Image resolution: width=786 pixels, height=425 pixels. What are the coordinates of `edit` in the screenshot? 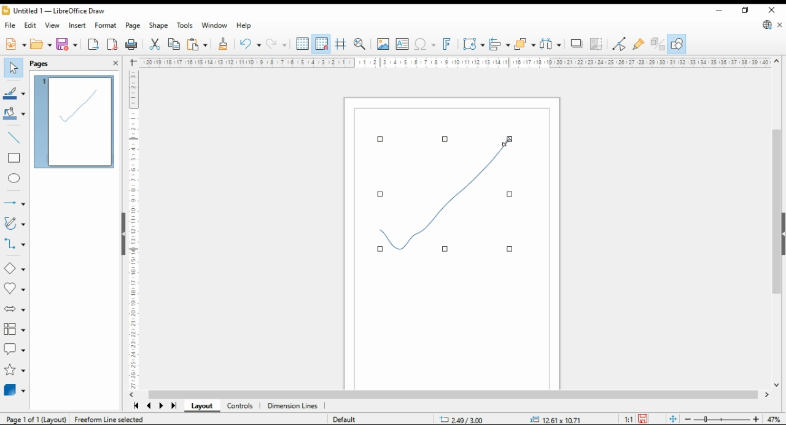 It's located at (31, 25).